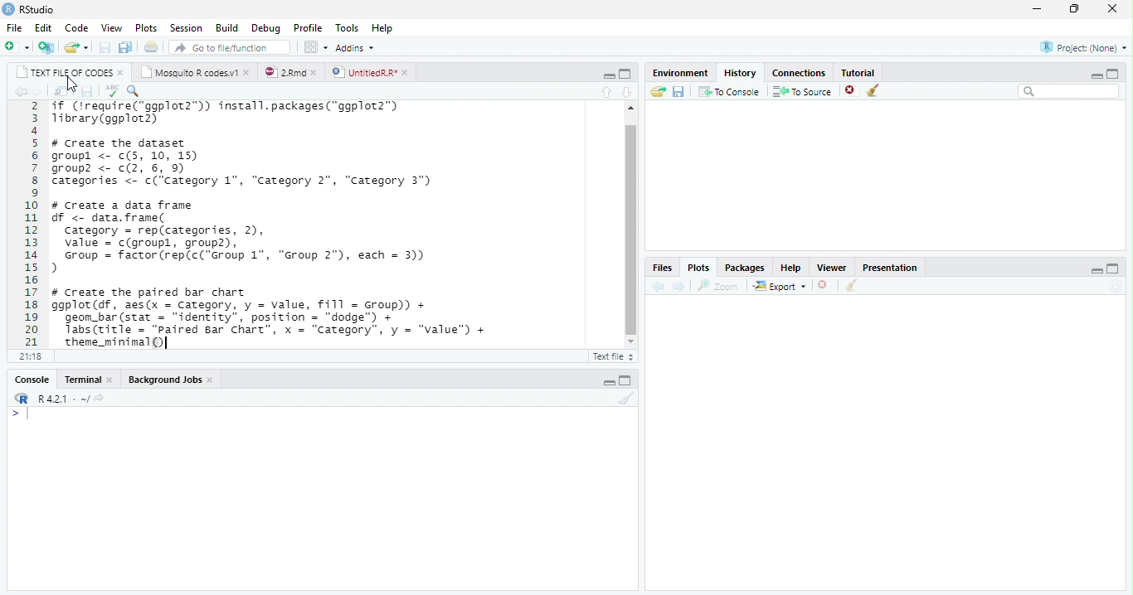 This screenshot has height=595, width=1133. What do you see at coordinates (22, 398) in the screenshot?
I see `logo` at bounding box center [22, 398].